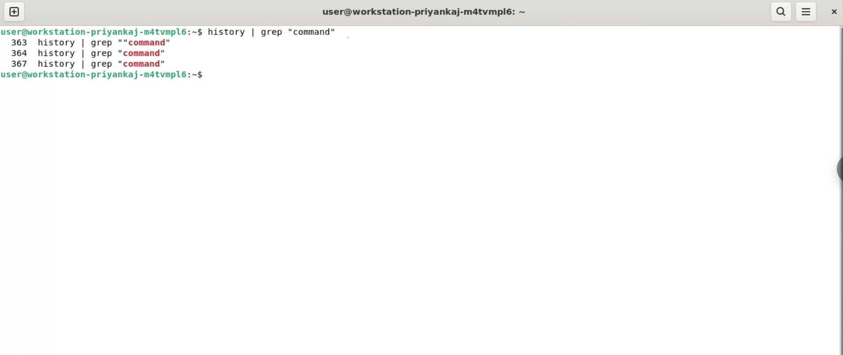 The image size is (843, 355). Describe the element at coordinates (107, 75) in the screenshot. I see `user@workstation-priyankaj-matvmpl6:~$` at that location.